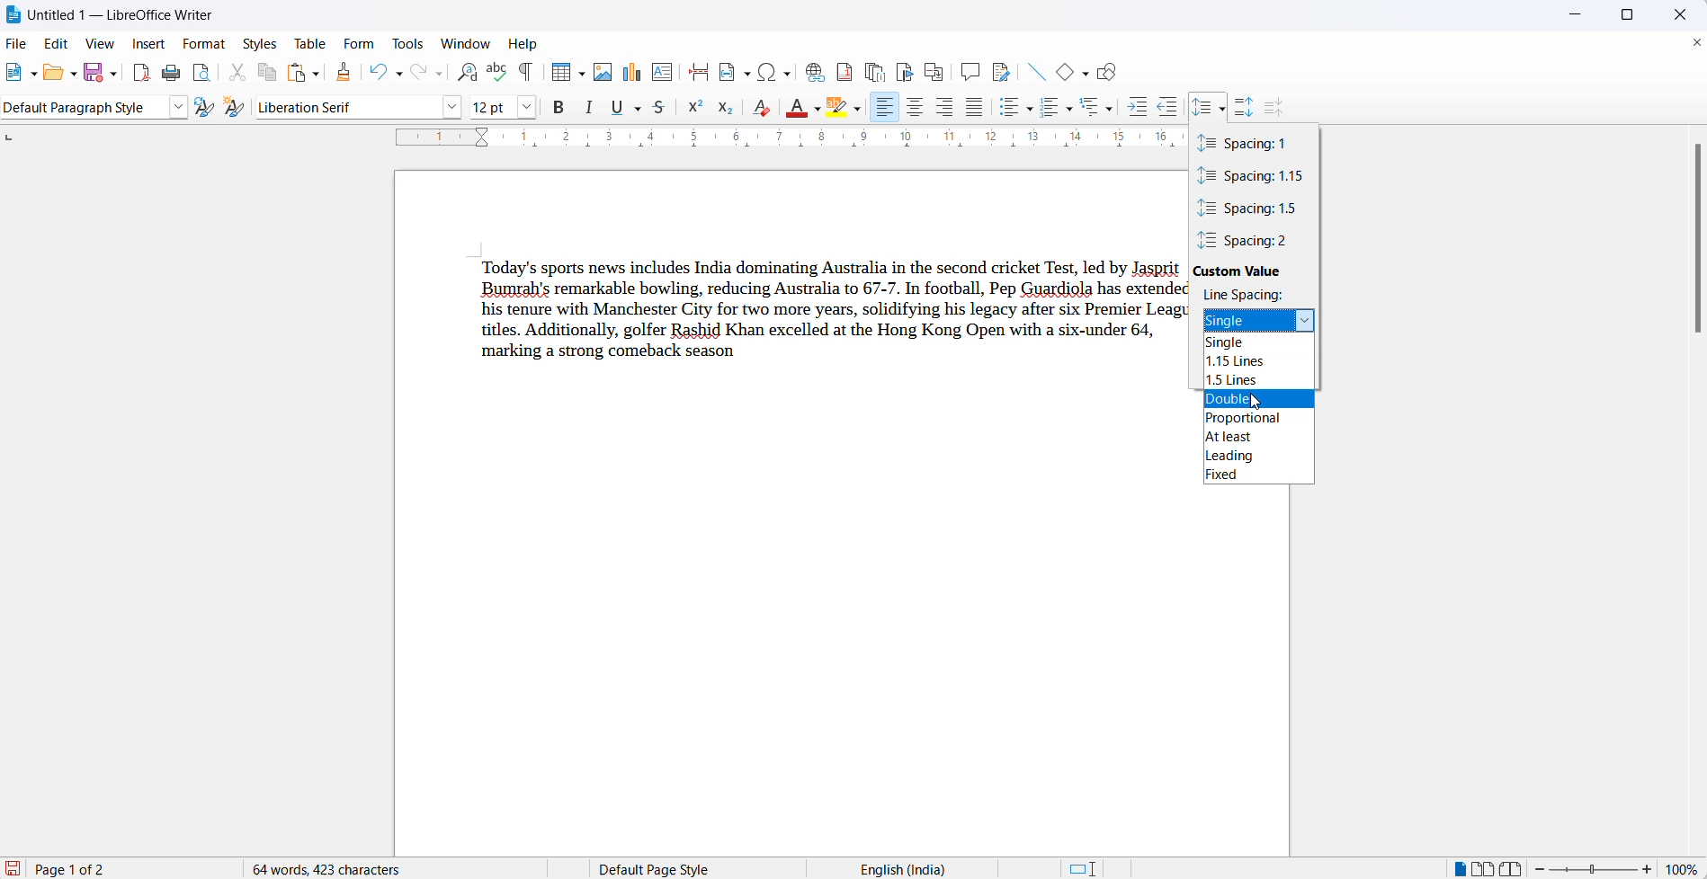 This screenshot has height=879, width=1707. I want to click on find and relace, so click(468, 74).